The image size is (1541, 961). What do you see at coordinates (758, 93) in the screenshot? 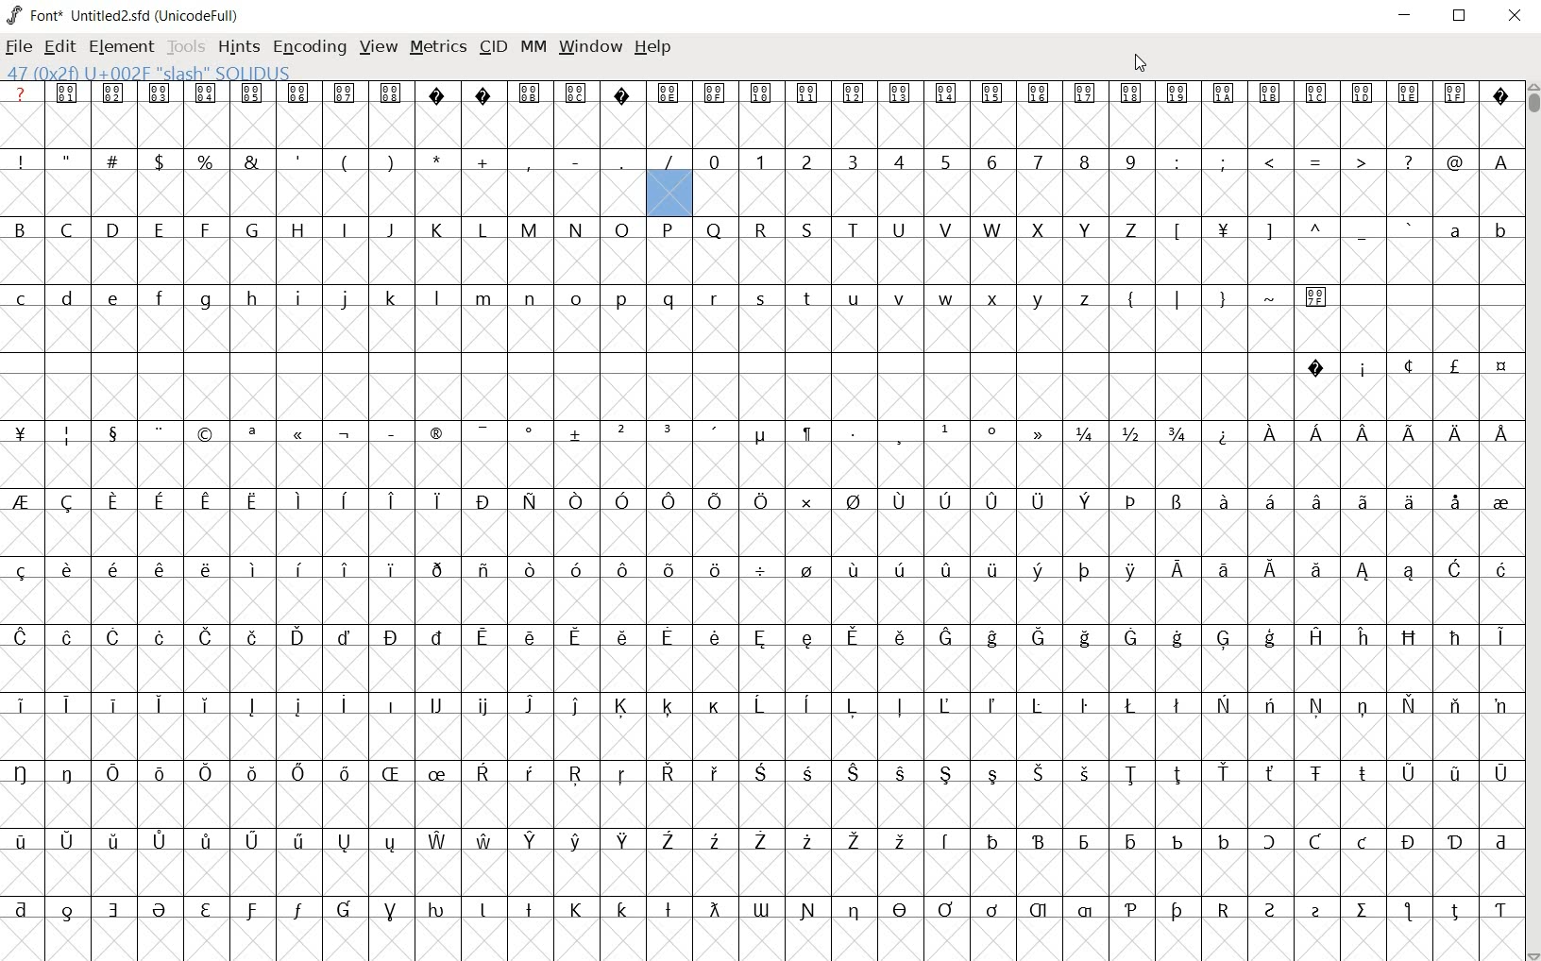
I see `special symbols` at bounding box center [758, 93].